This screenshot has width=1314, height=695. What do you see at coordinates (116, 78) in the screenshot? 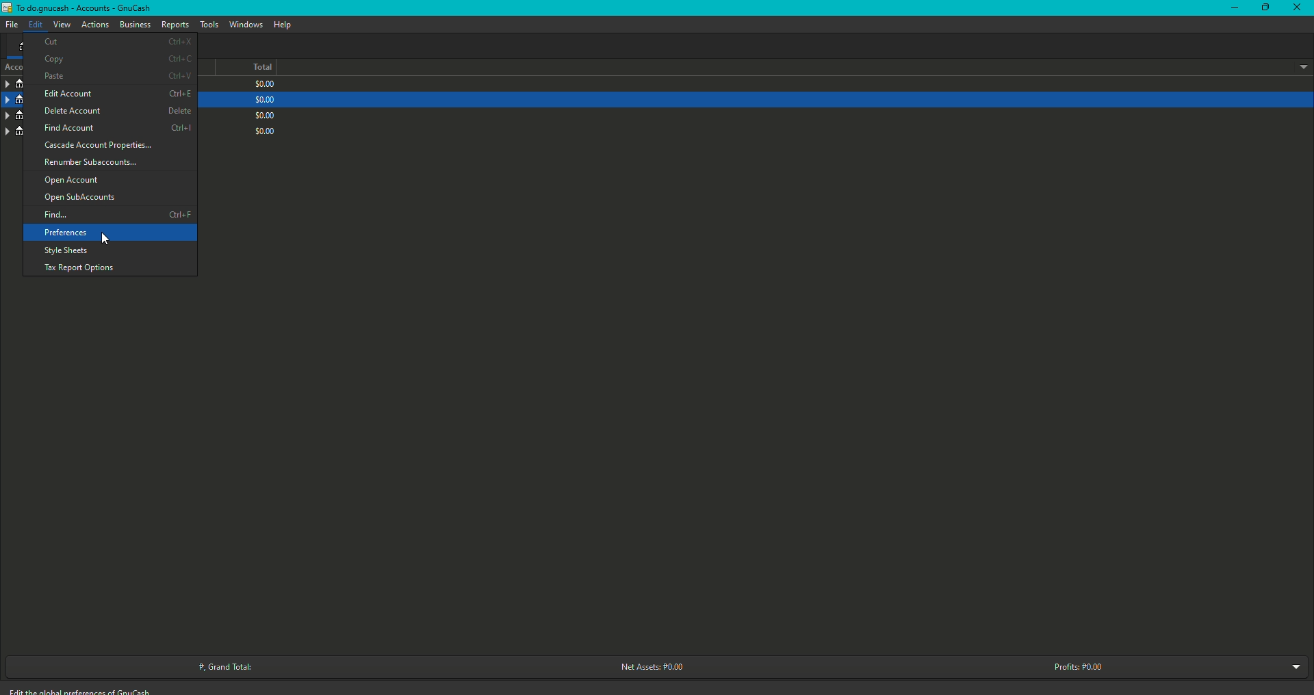
I see `Paste` at bounding box center [116, 78].